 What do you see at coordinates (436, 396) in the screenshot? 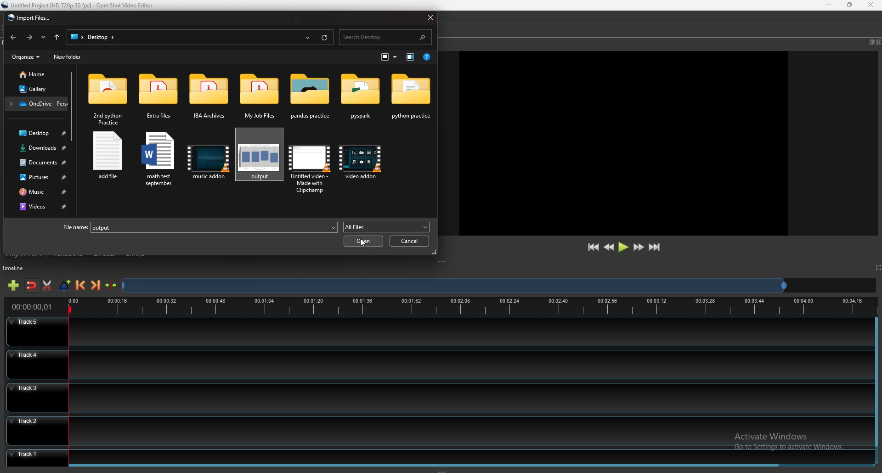
I see `track 3` at bounding box center [436, 396].